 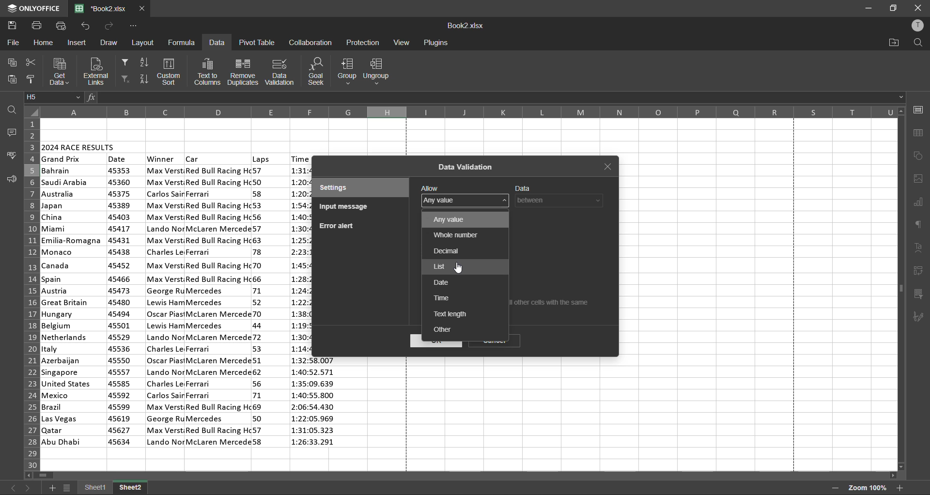 I want to click on laps, so click(x=261, y=159).